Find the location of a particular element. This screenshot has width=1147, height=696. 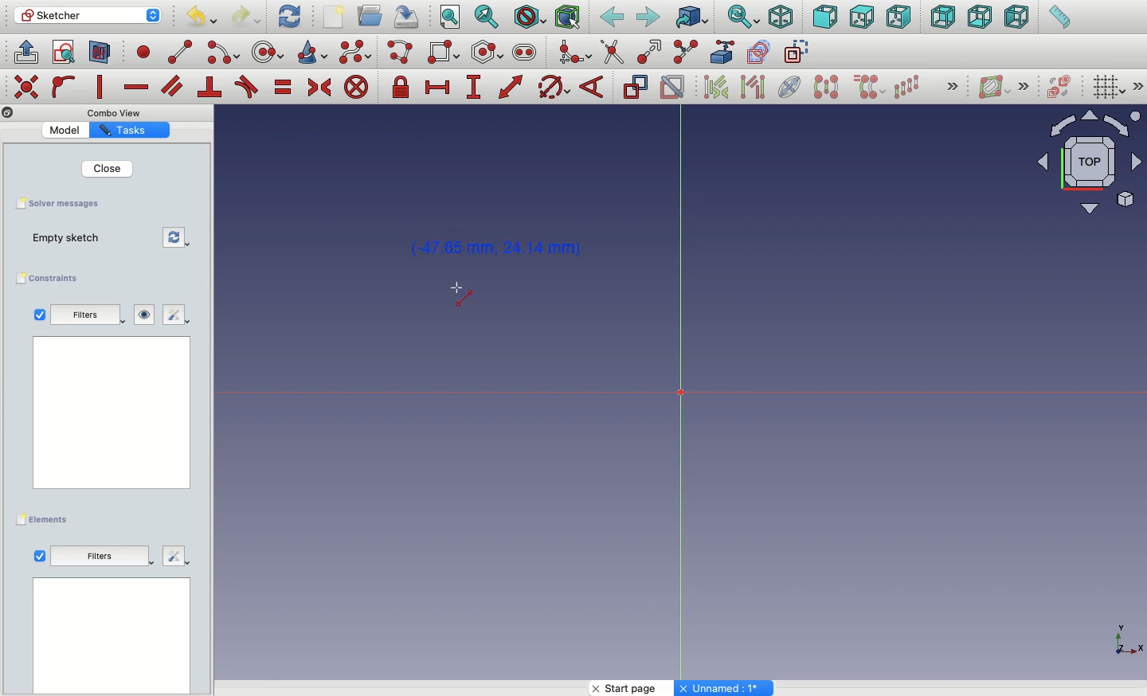

Toggle grid is located at coordinates (1110, 88).